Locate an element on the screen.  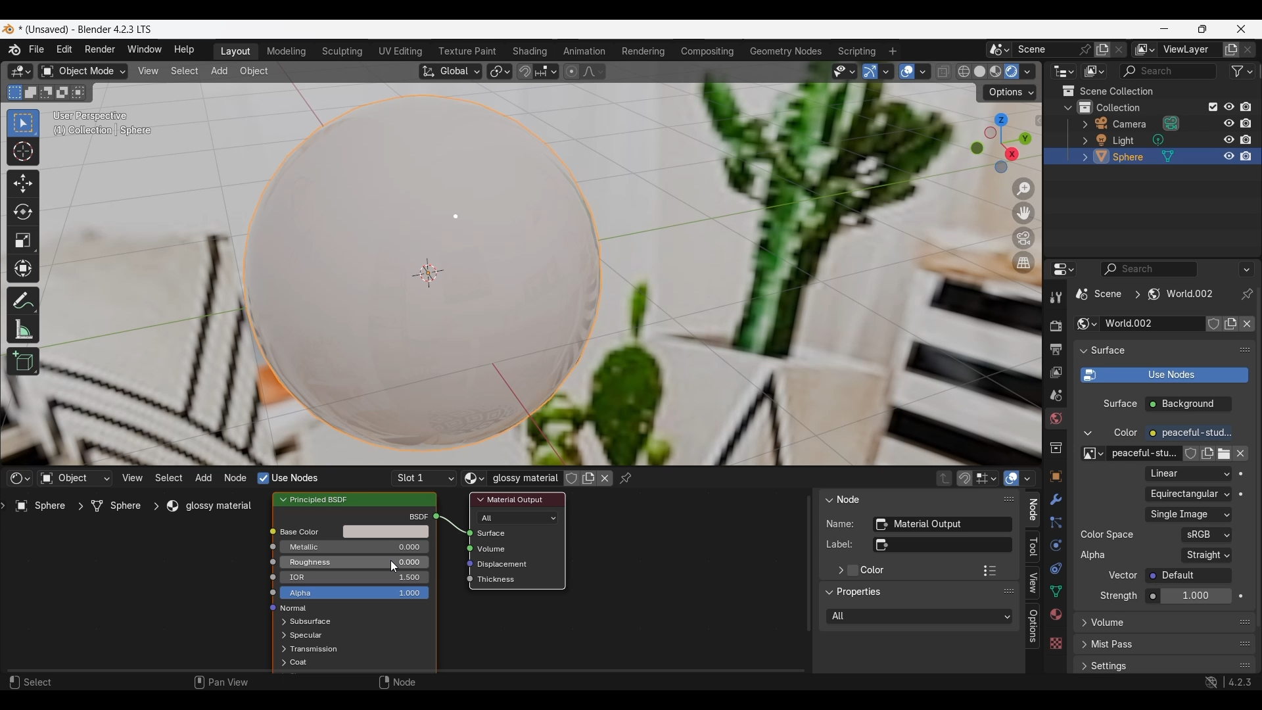
Edit camera options is located at coordinates (1102, 123).